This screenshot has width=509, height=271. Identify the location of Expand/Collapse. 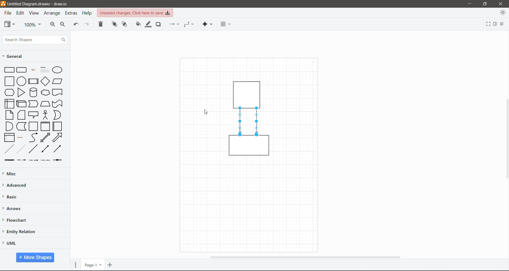
(503, 23).